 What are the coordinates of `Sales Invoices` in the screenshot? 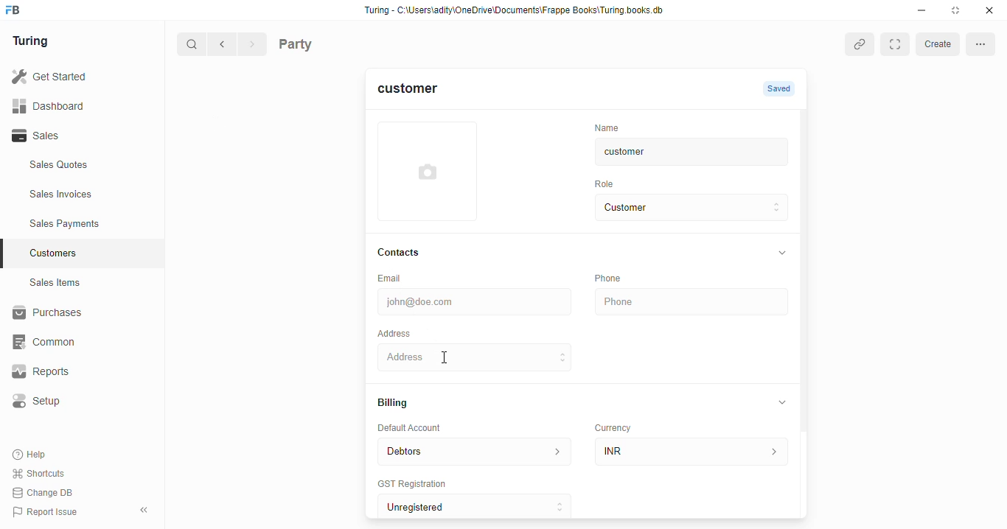 It's located at (86, 195).